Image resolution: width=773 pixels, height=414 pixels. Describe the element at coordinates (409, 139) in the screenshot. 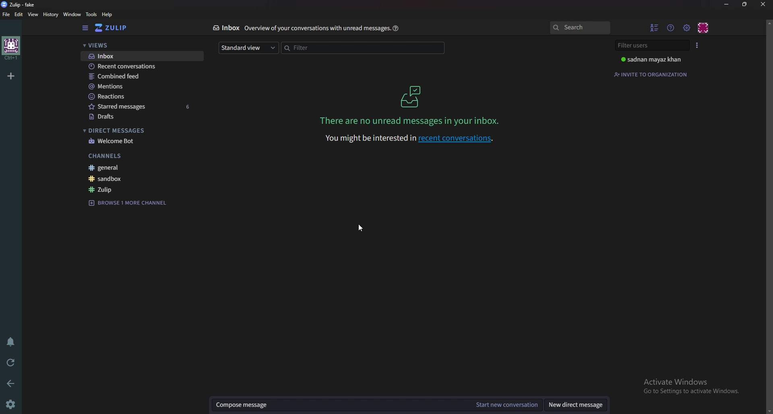

I see `You might be interested in recent conversations.` at that location.